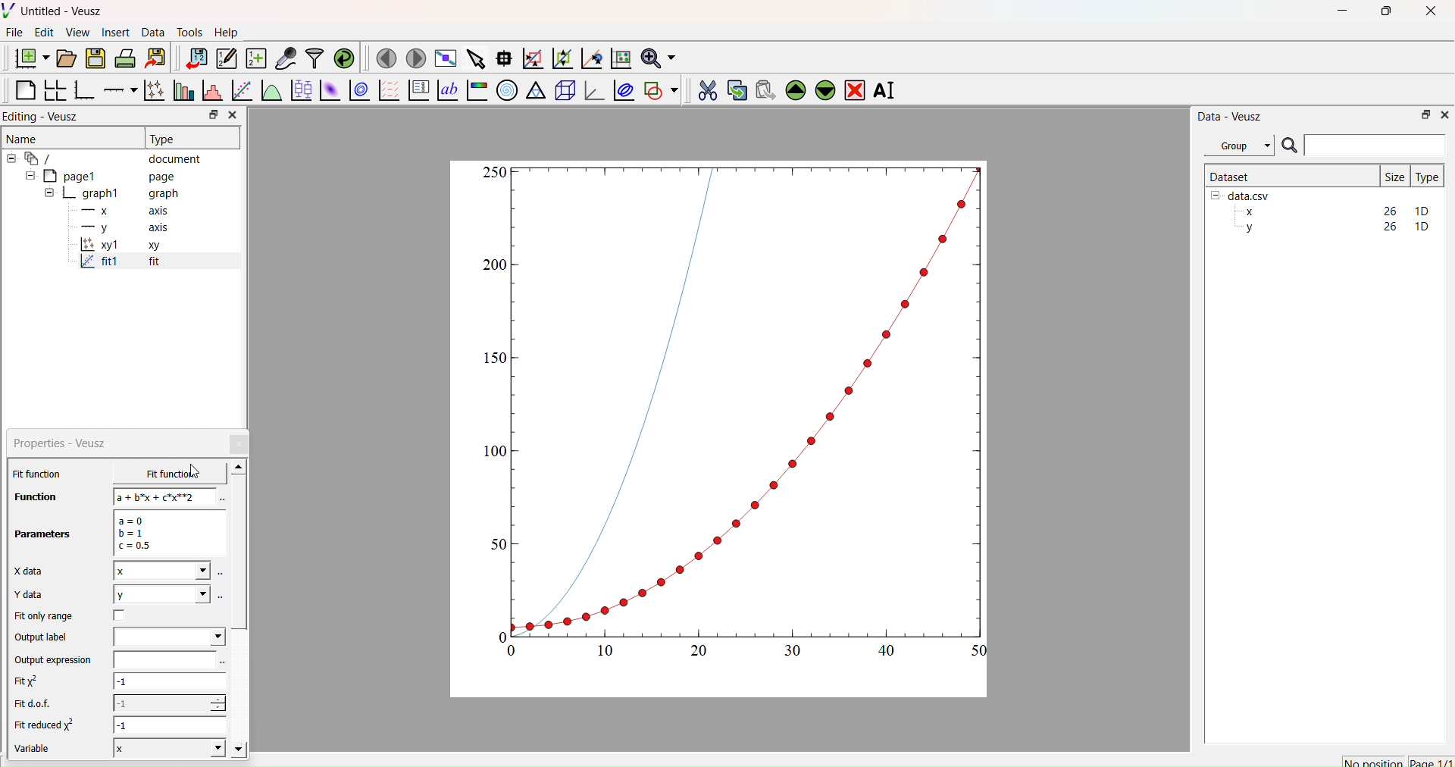  What do you see at coordinates (622, 89) in the screenshot?
I see `Plot covariance ellipses` at bounding box center [622, 89].